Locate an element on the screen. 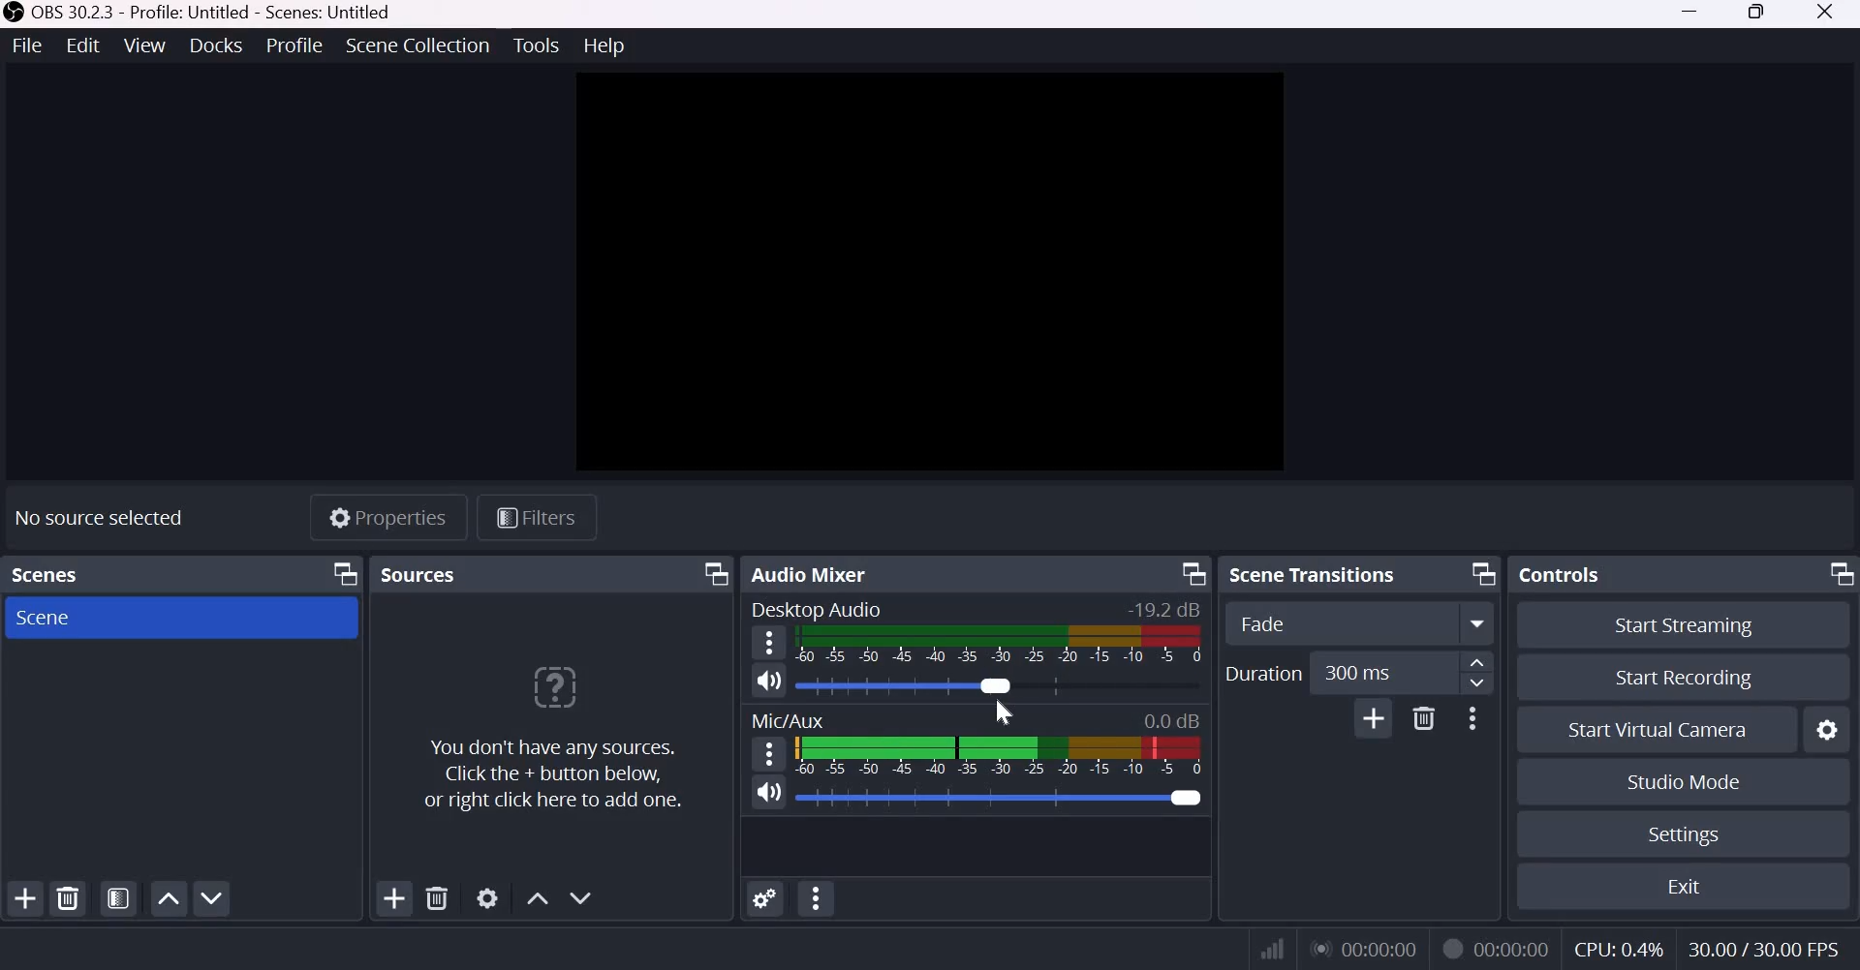 This screenshot has height=970, width=1860. Mic/Aux is located at coordinates (788, 718).